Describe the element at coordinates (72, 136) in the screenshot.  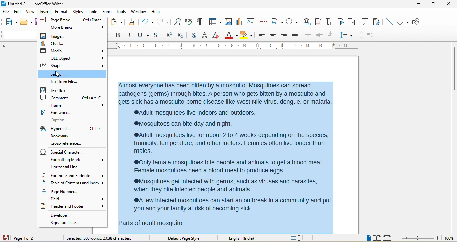
I see `bookmark` at that location.